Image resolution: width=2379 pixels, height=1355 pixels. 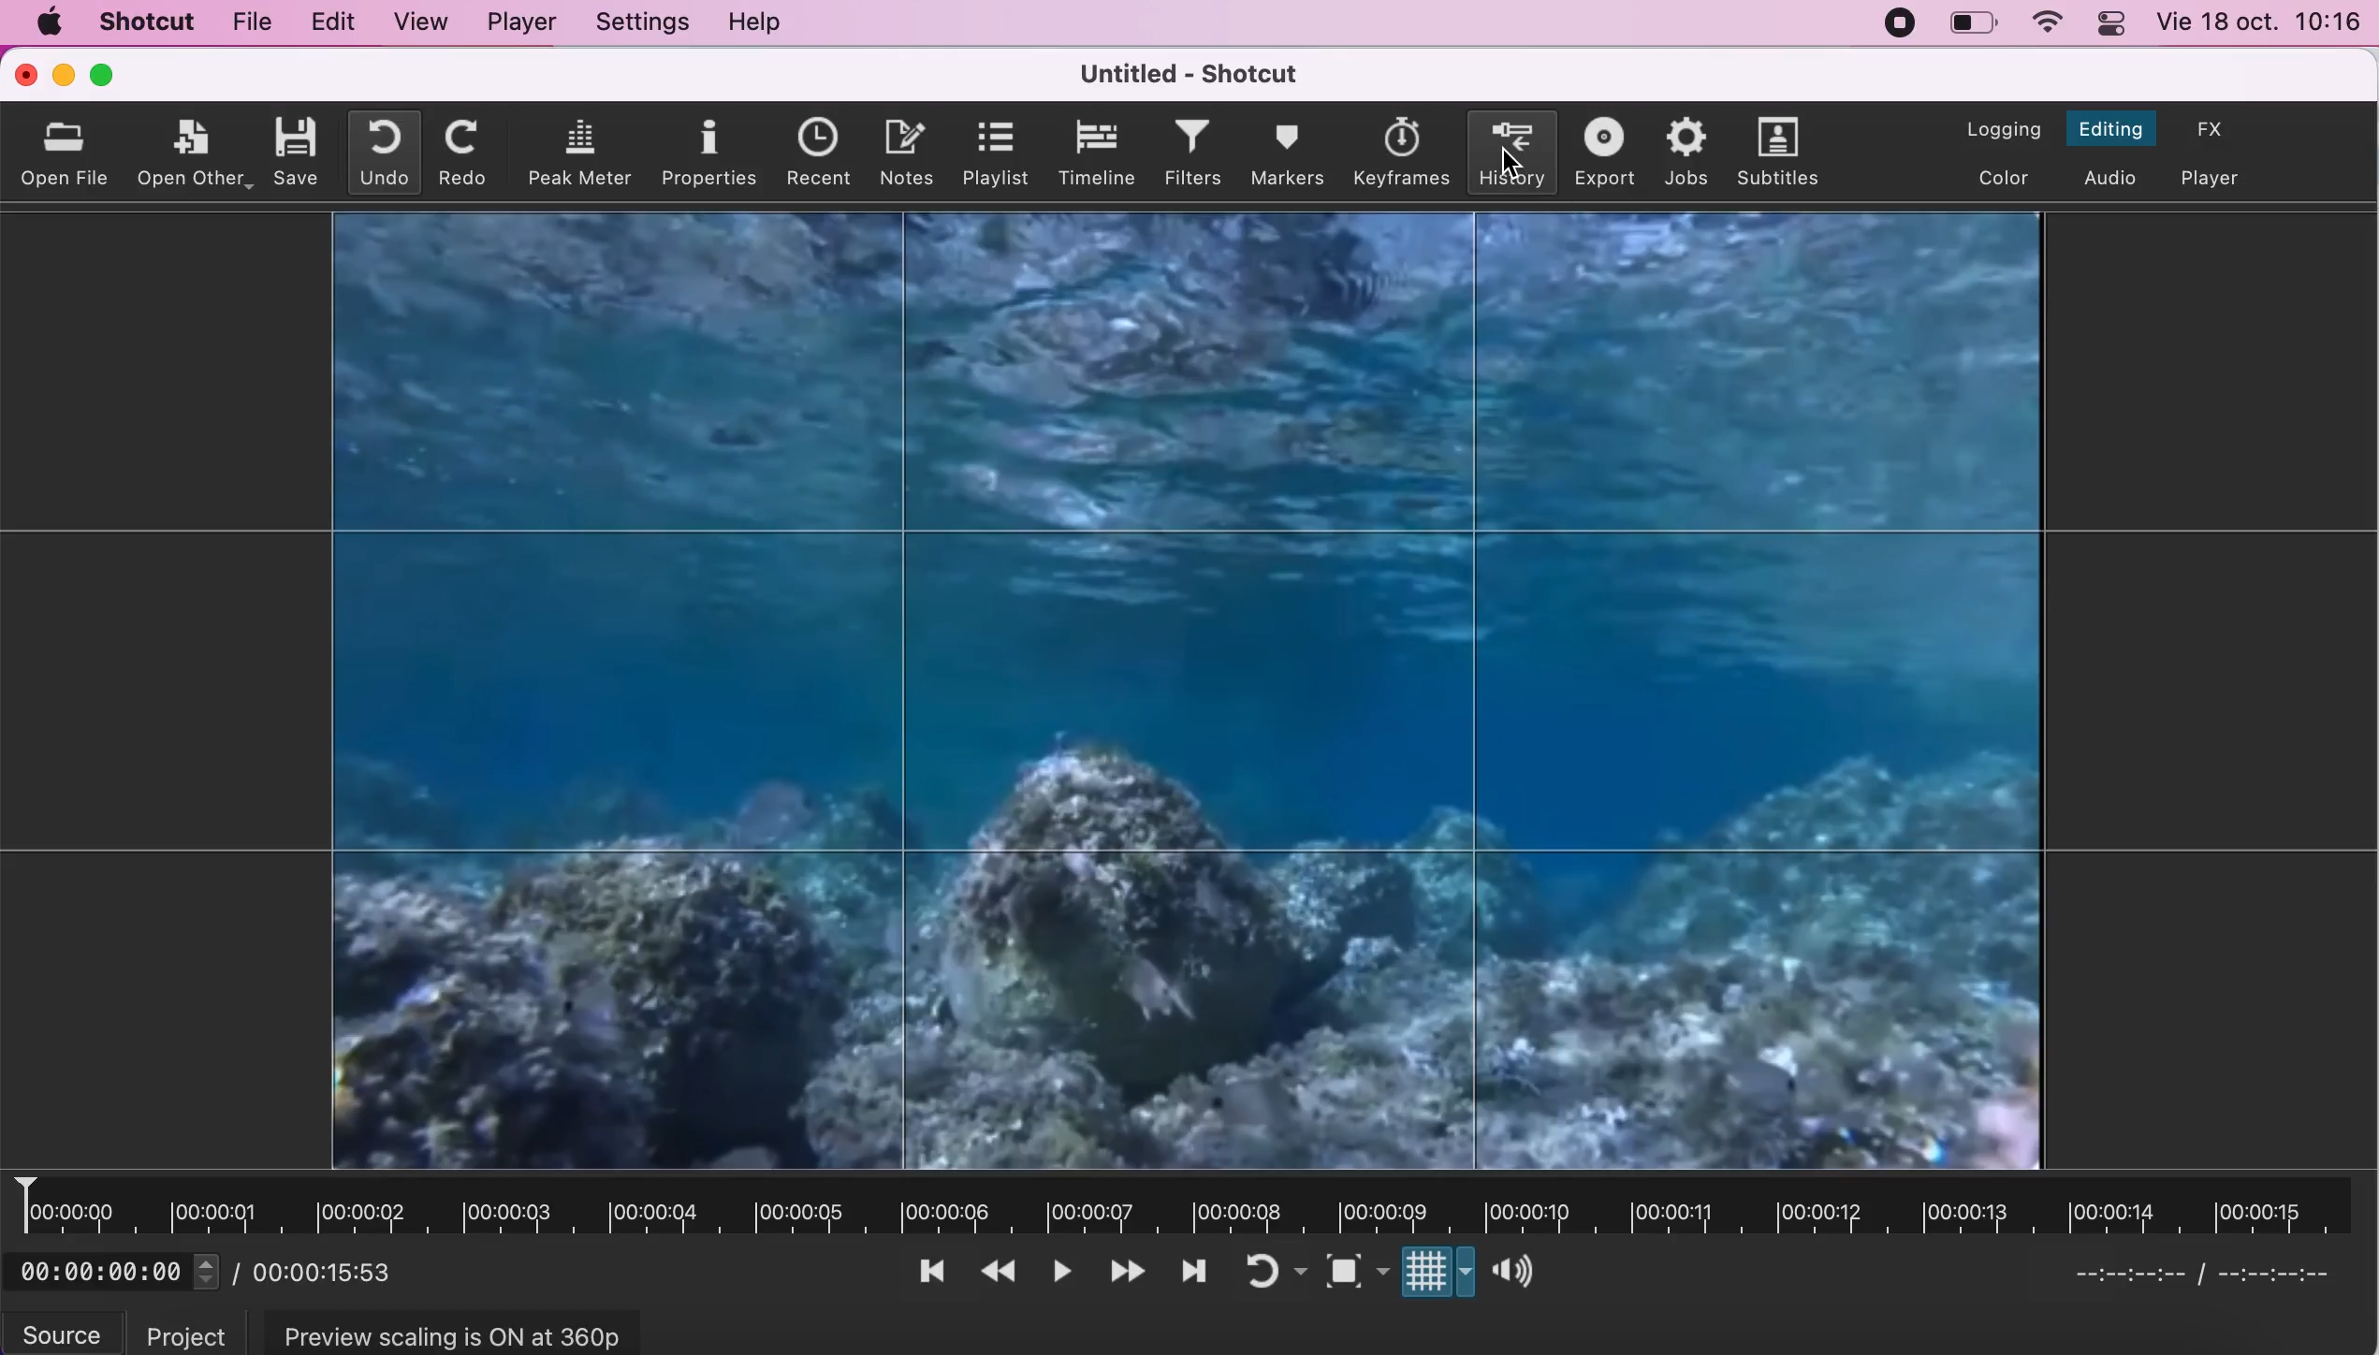 What do you see at coordinates (51, 22) in the screenshot?
I see `mac logo` at bounding box center [51, 22].